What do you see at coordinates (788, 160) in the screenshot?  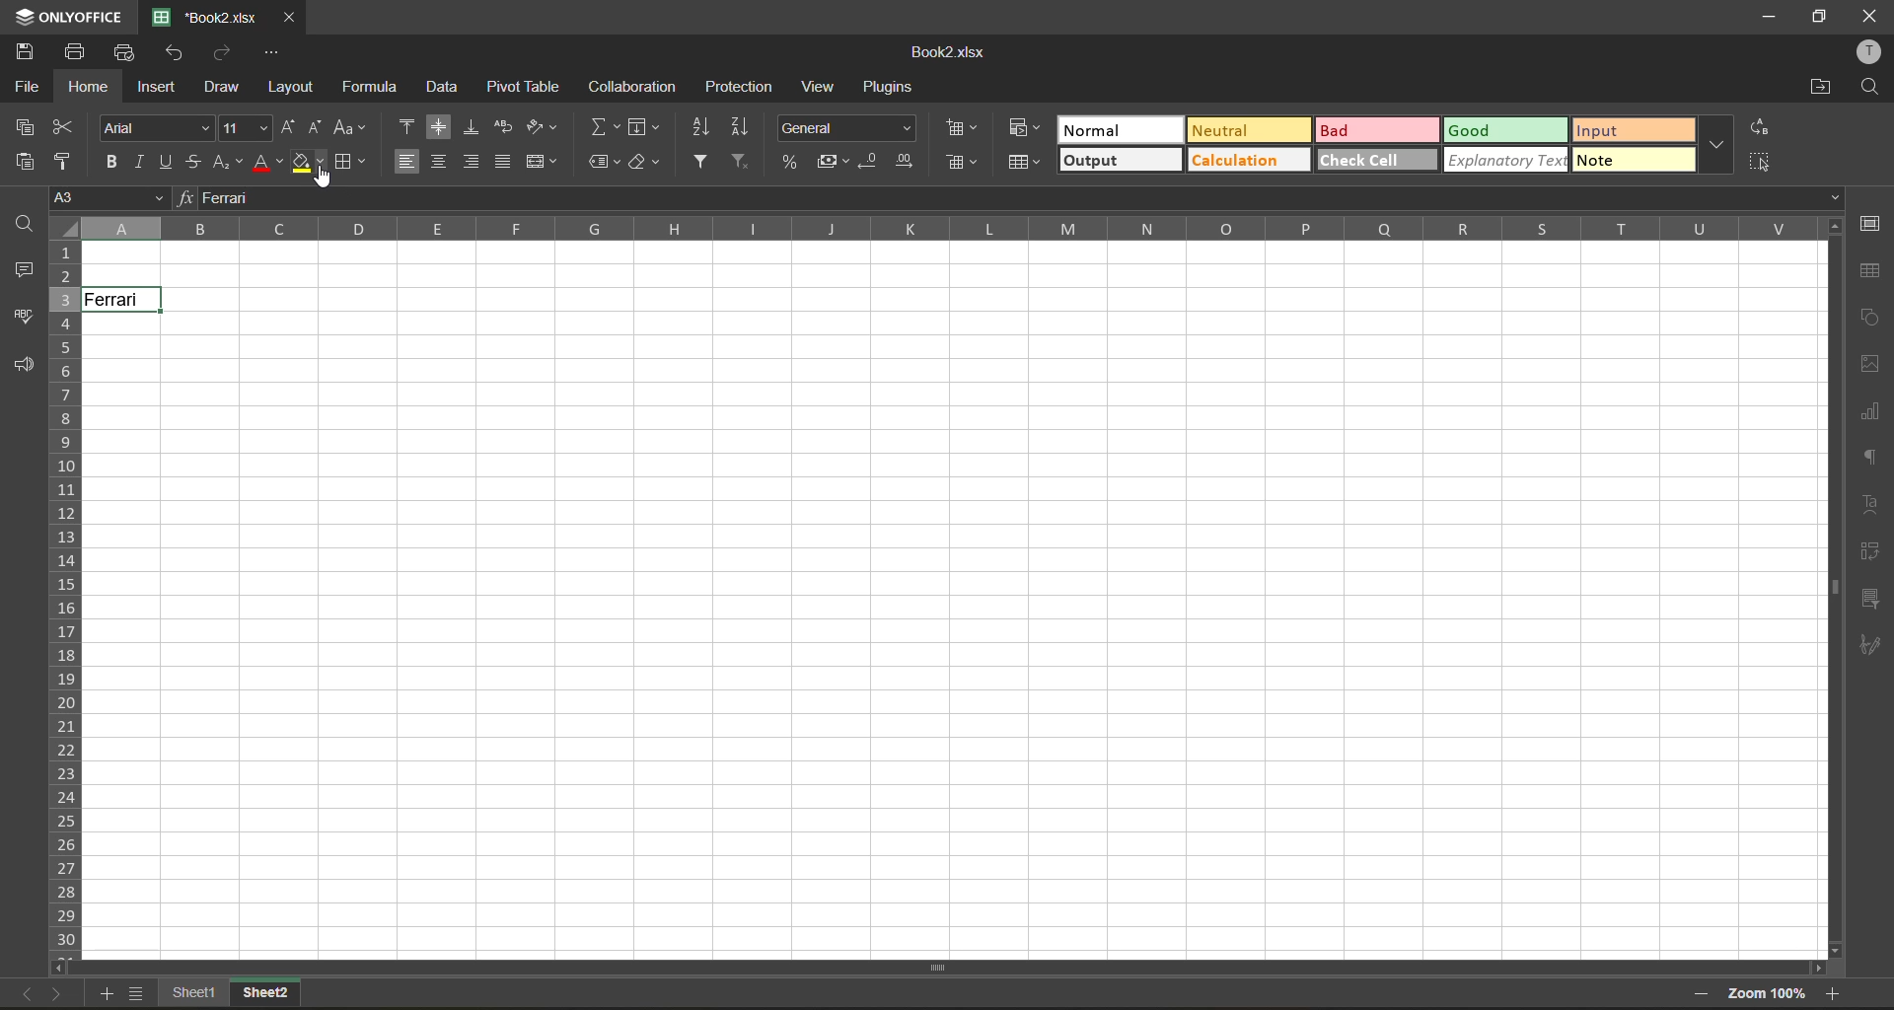 I see `percent` at bounding box center [788, 160].